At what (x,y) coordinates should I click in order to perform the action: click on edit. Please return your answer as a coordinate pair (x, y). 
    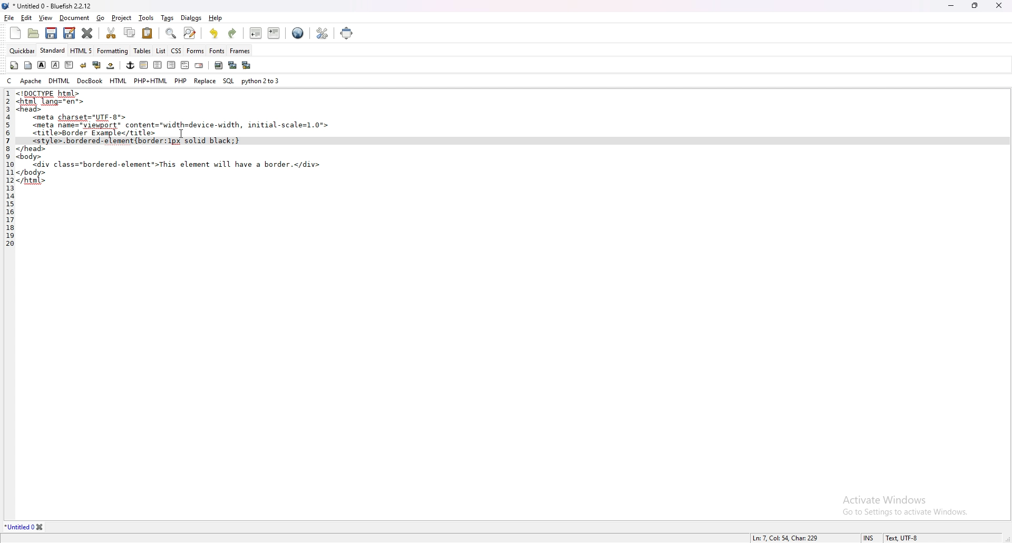
    Looking at the image, I should click on (26, 18).